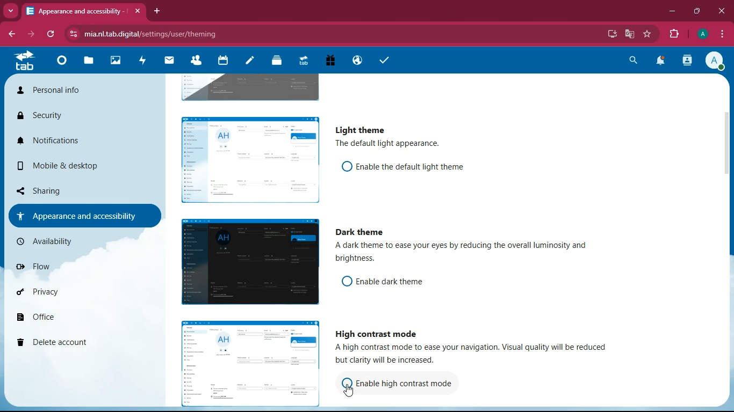 The height and width of the screenshot is (412, 734). I want to click on desktop, so click(613, 33).